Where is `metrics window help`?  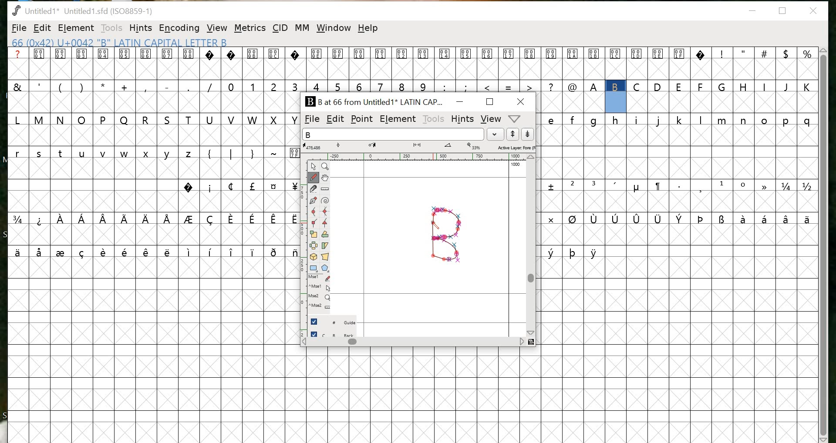
metrics window help is located at coordinates (515, 119).